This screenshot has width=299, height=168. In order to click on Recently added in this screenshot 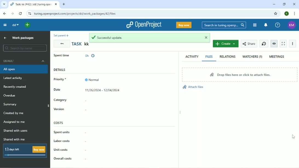, I will do `click(15, 87)`.